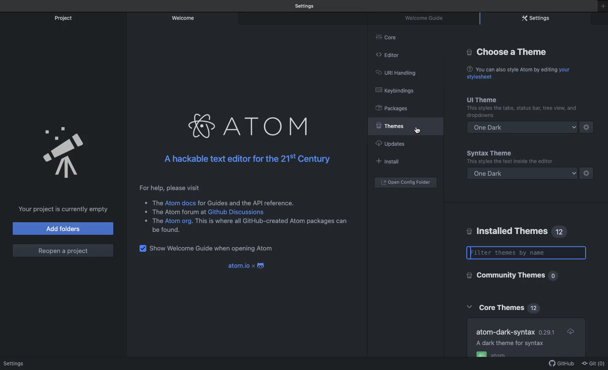 This screenshot has height=370, width=608. What do you see at coordinates (213, 248) in the screenshot?
I see `Show welcome guide when opening Atom` at bounding box center [213, 248].